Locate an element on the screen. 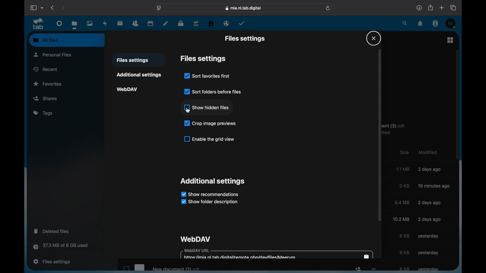  deck is located at coordinates (180, 24).